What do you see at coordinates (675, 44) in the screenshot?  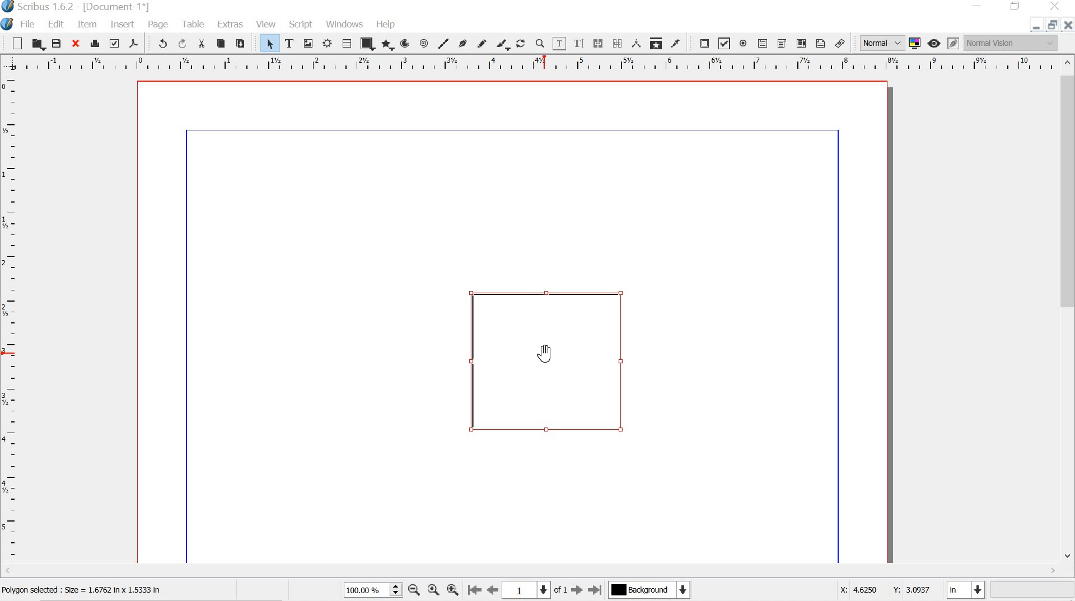 I see `eye dropper` at bounding box center [675, 44].